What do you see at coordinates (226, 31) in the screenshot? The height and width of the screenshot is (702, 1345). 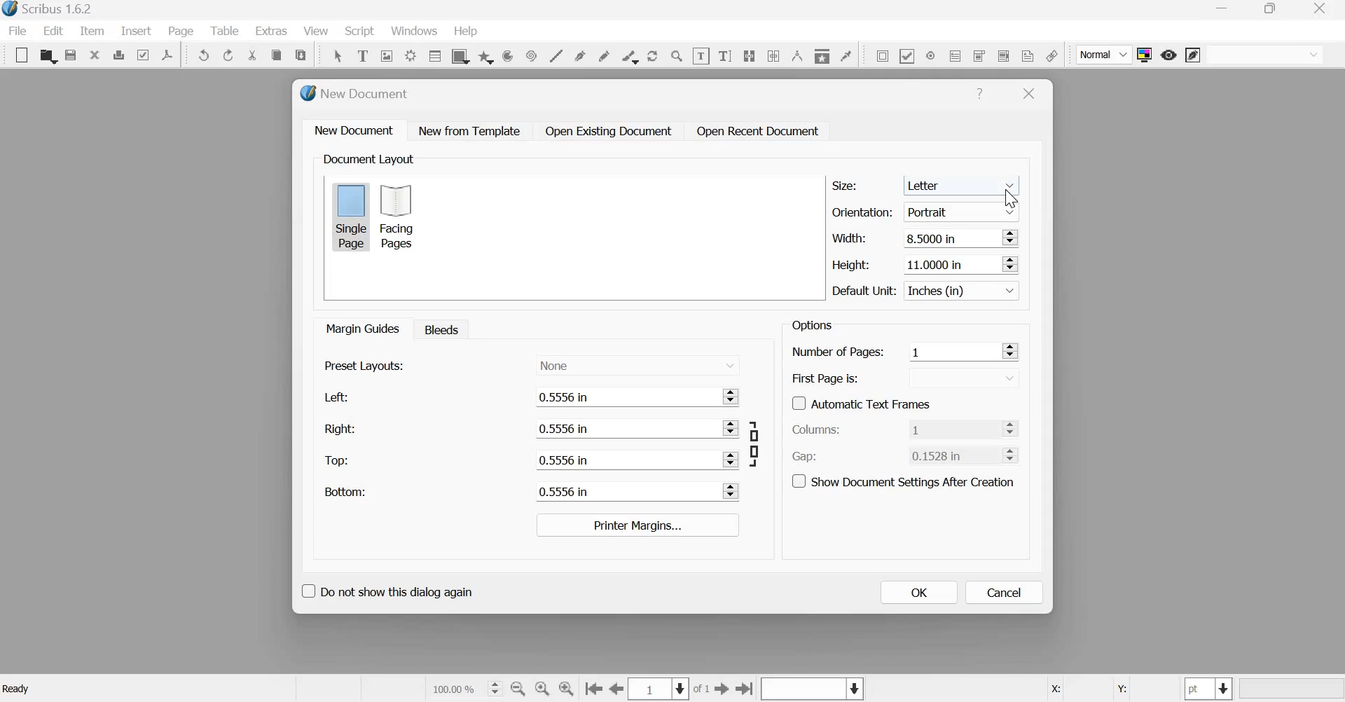 I see `Table` at bounding box center [226, 31].